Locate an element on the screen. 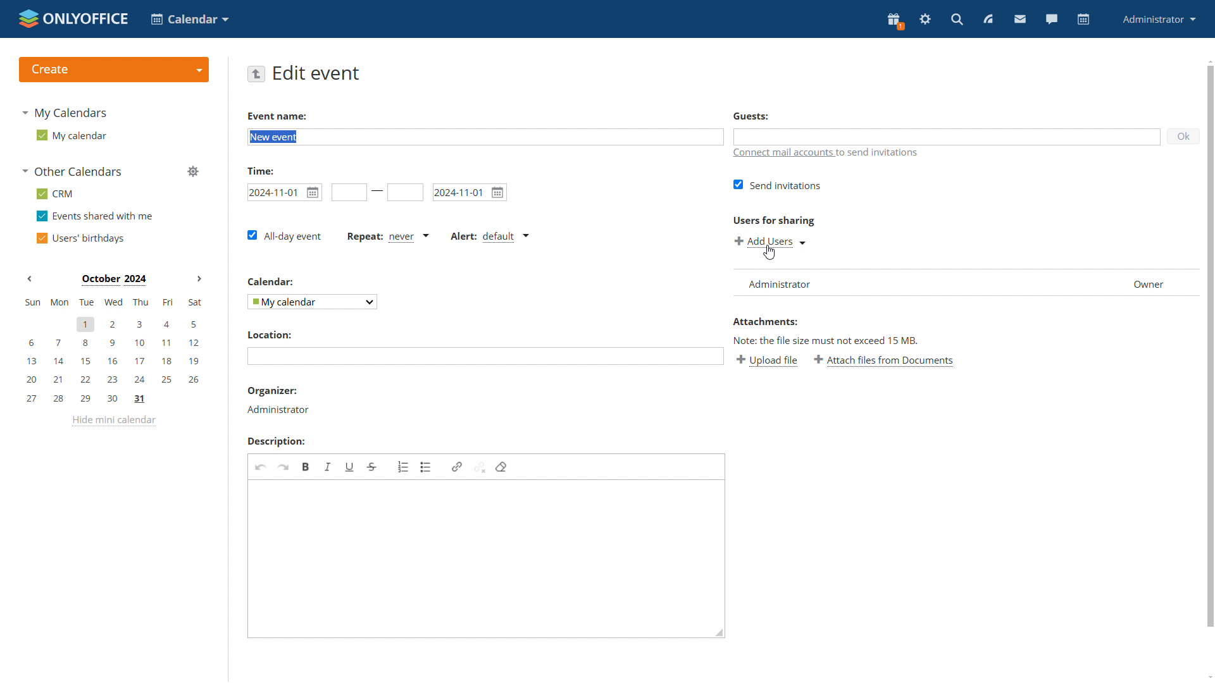 The image size is (1215, 683). calendar is located at coordinates (1084, 20).